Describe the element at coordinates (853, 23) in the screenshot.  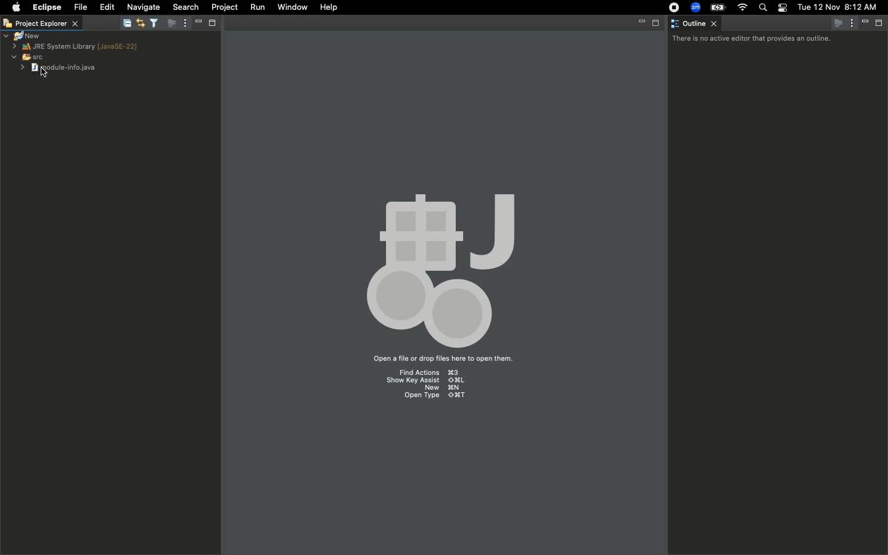
I see `Options` at that location.